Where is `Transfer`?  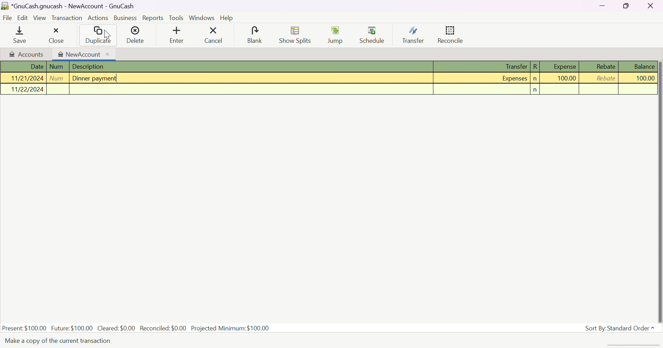
Transfer is located at coordinates (414, 35).